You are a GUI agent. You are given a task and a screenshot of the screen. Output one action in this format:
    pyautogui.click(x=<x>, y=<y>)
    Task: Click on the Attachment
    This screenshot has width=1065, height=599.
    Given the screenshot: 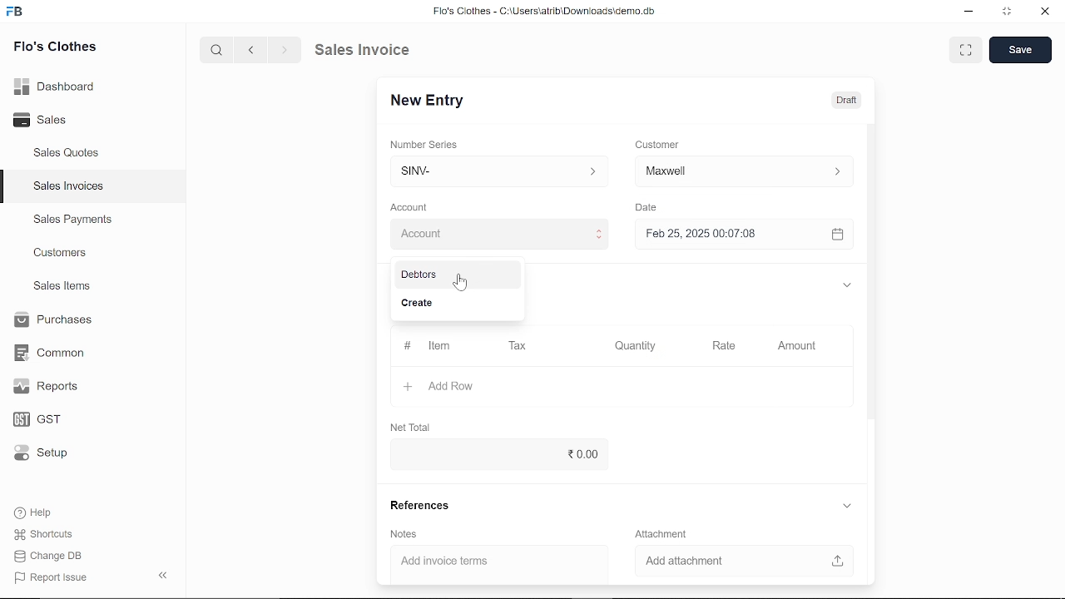 What is the action you would take?
    pyautogui.click(x=664, y=534)
    